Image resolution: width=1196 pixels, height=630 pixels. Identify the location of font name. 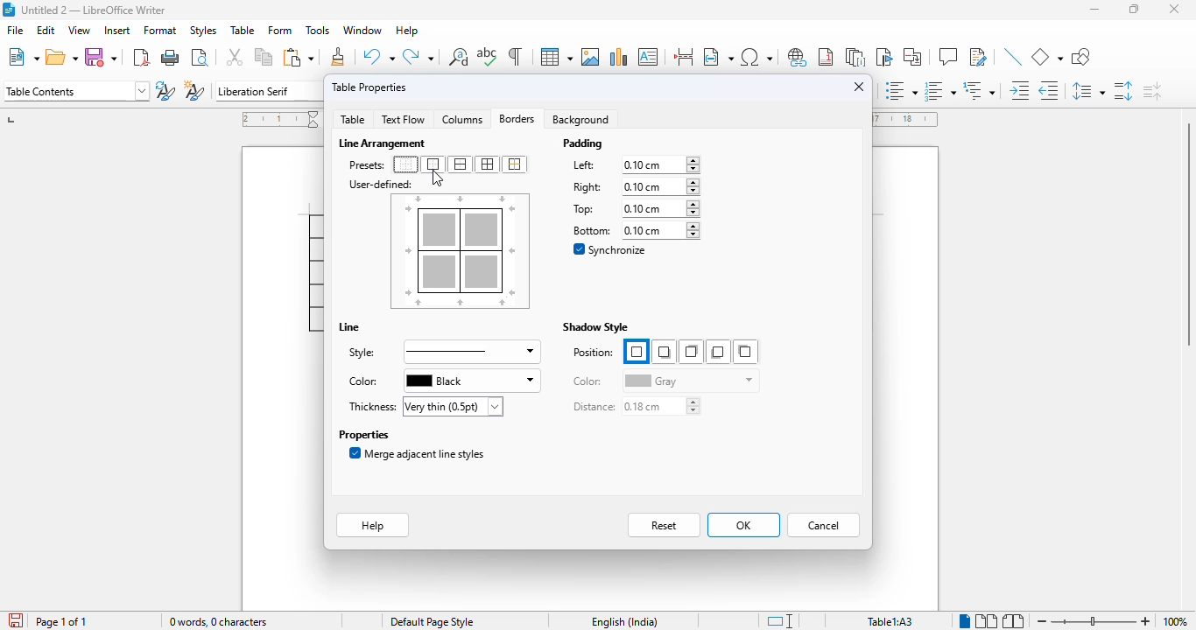
(268, 92).